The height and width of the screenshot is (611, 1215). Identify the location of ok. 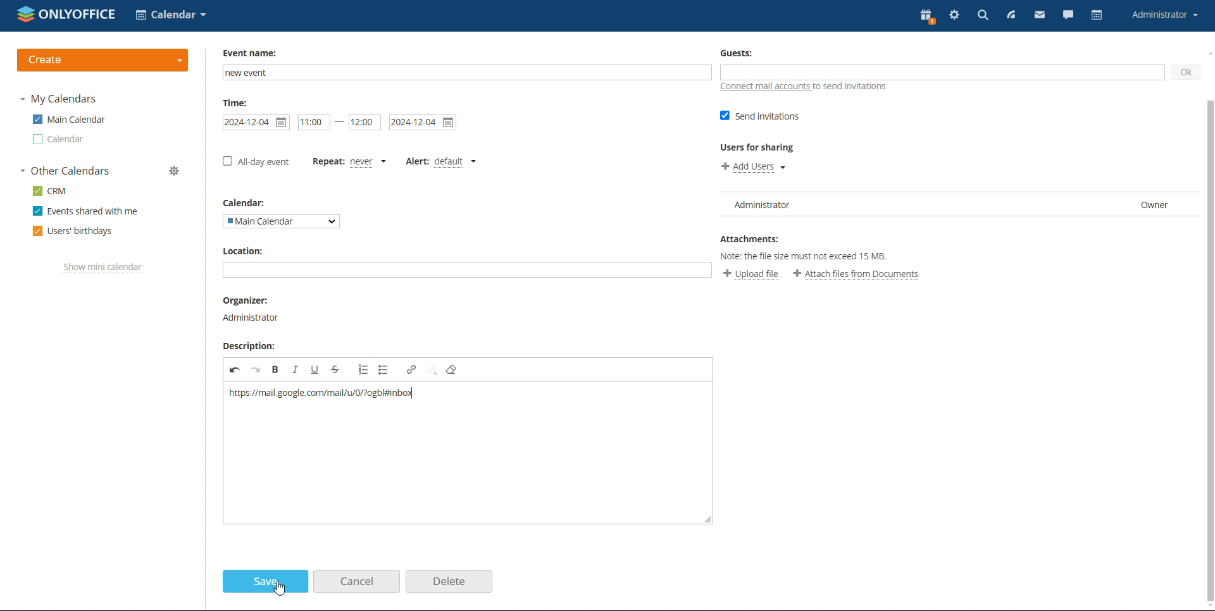
(1188, 71).